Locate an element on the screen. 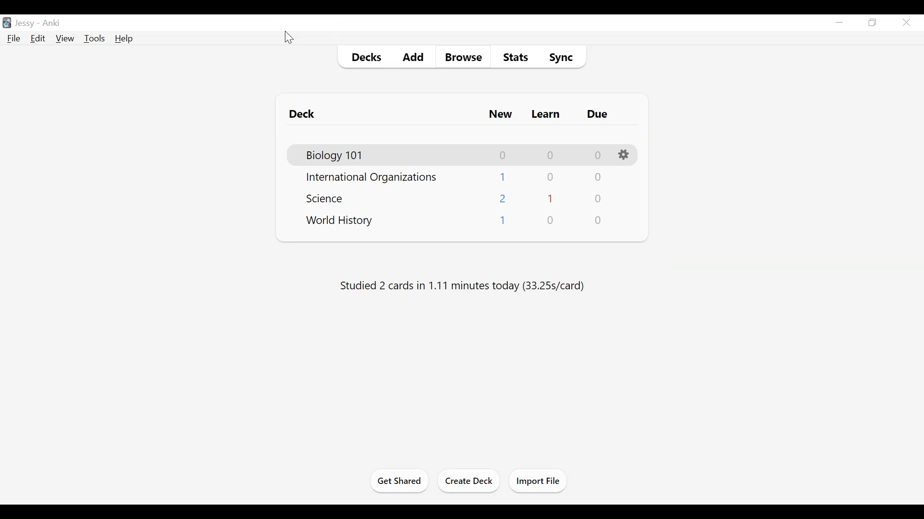 The height and width of the screenshot is (519, 924). Studied number of cards in number of minutes today (s/cards) is located at coordinates (463, 285).